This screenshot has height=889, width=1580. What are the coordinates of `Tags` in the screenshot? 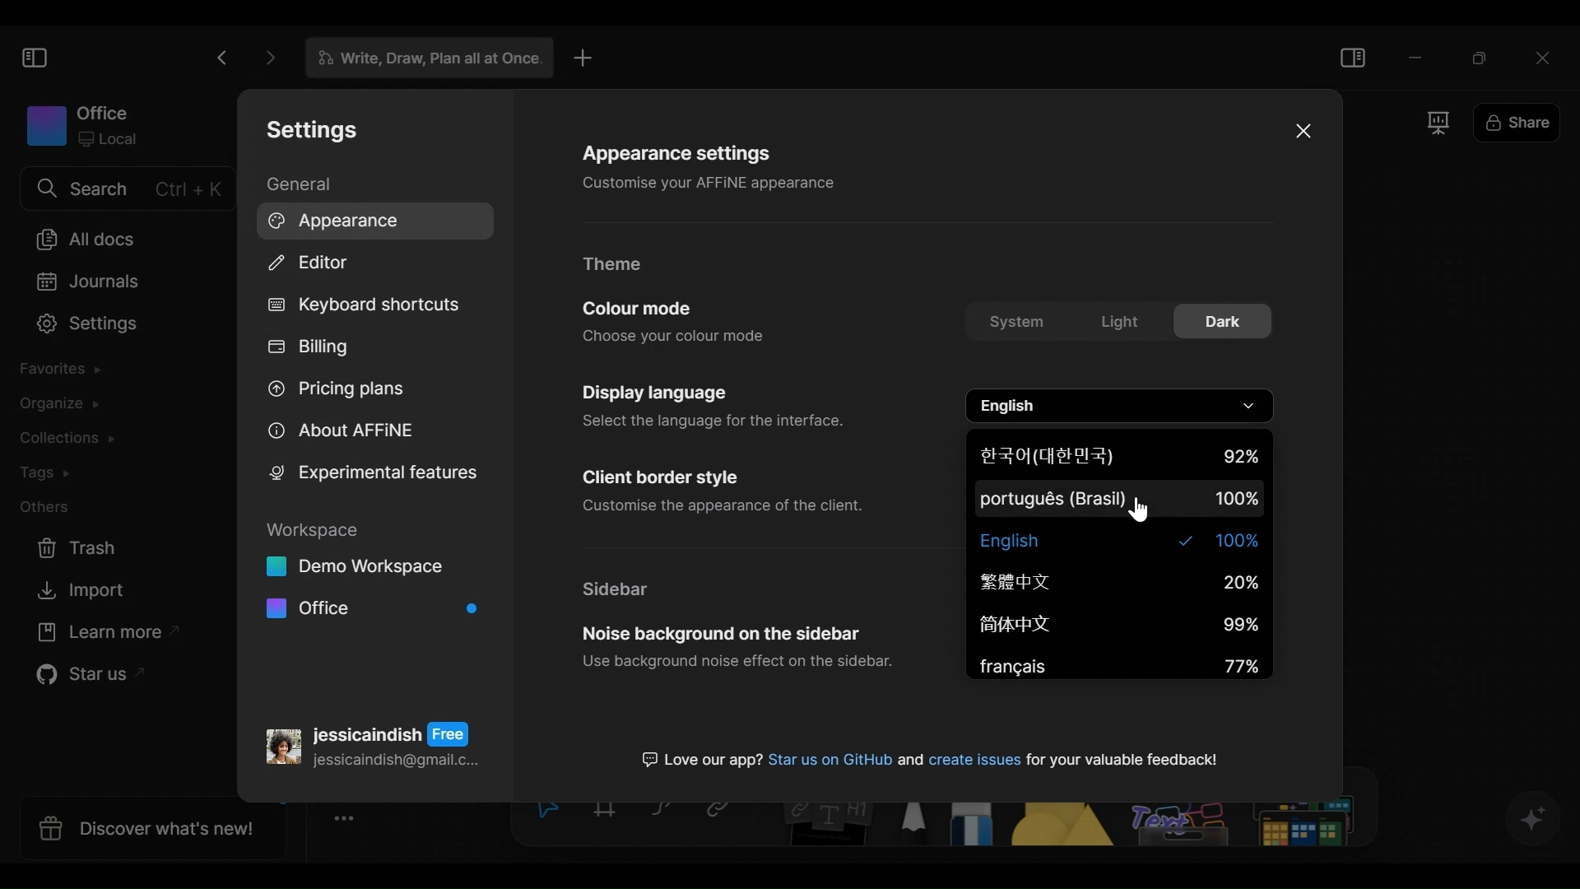 It's located at (50, 473).